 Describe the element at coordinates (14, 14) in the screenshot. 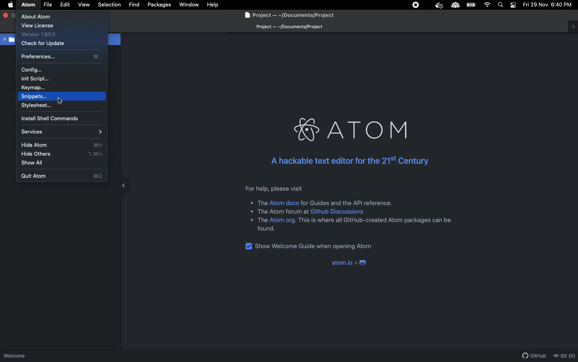

I see `Minimize` at that location.